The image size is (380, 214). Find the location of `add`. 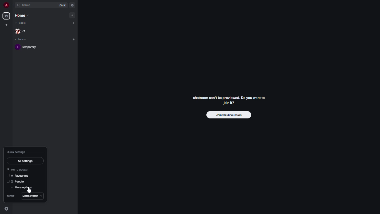

add is located at coordinates (74, 23).